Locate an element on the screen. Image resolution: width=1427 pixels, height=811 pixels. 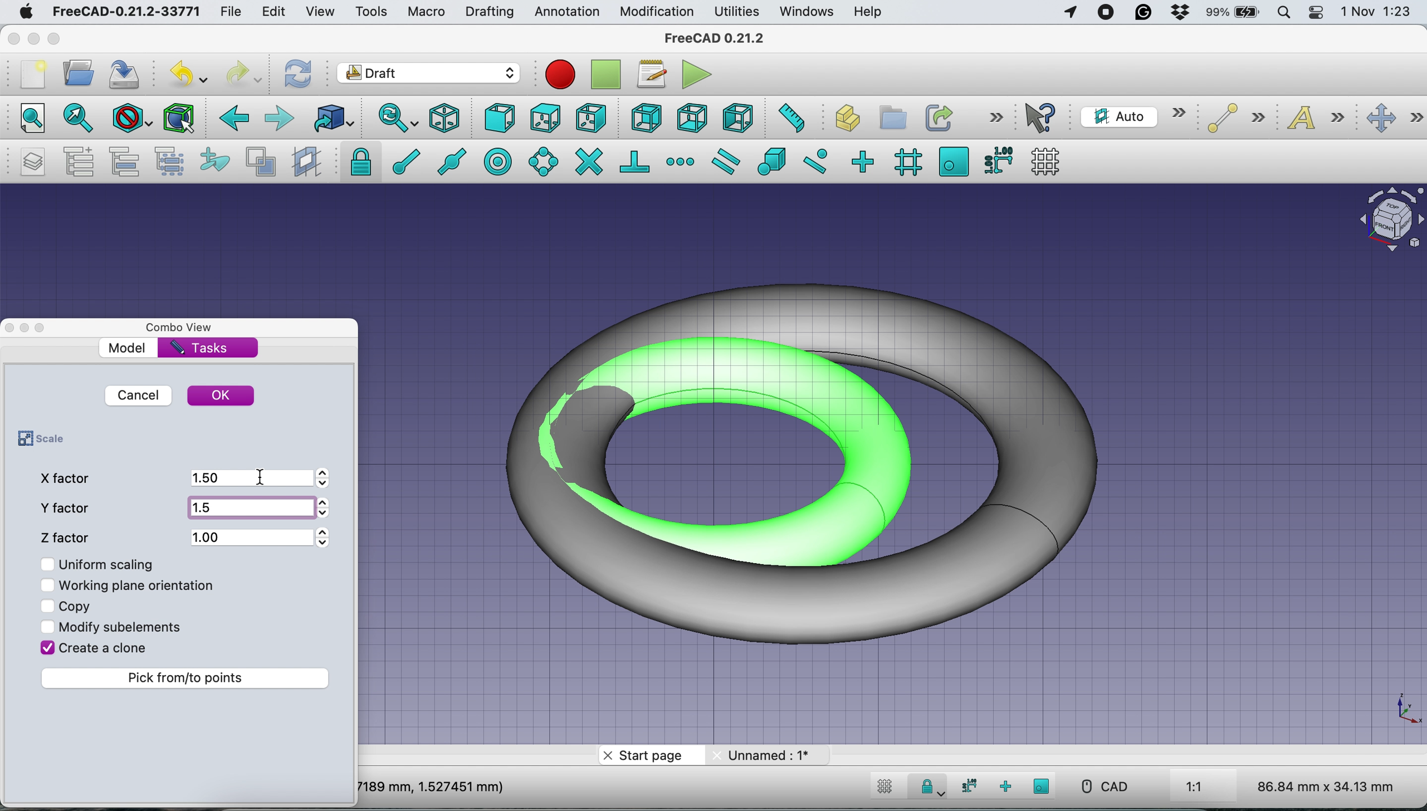
top is located at coordinates (544, 117).